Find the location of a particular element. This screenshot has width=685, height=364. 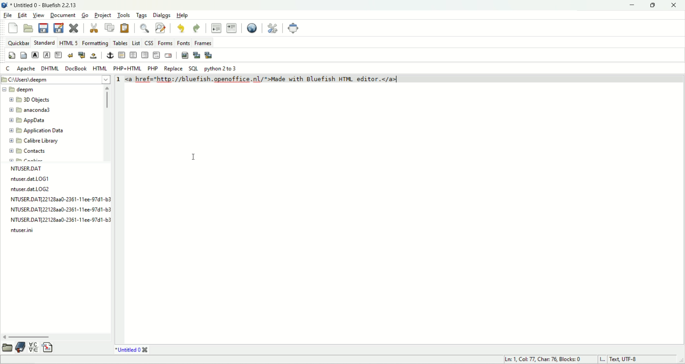

view is located at coordinates (39, 16).